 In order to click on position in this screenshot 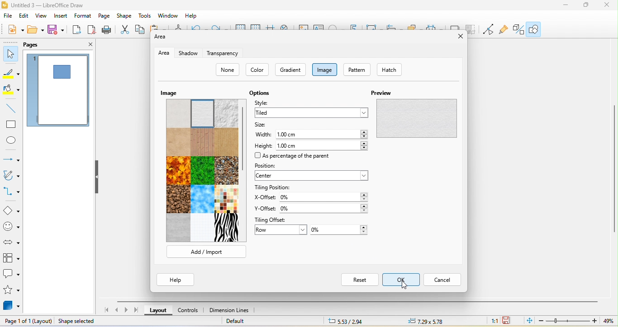, I will do `click(270, 165)`.